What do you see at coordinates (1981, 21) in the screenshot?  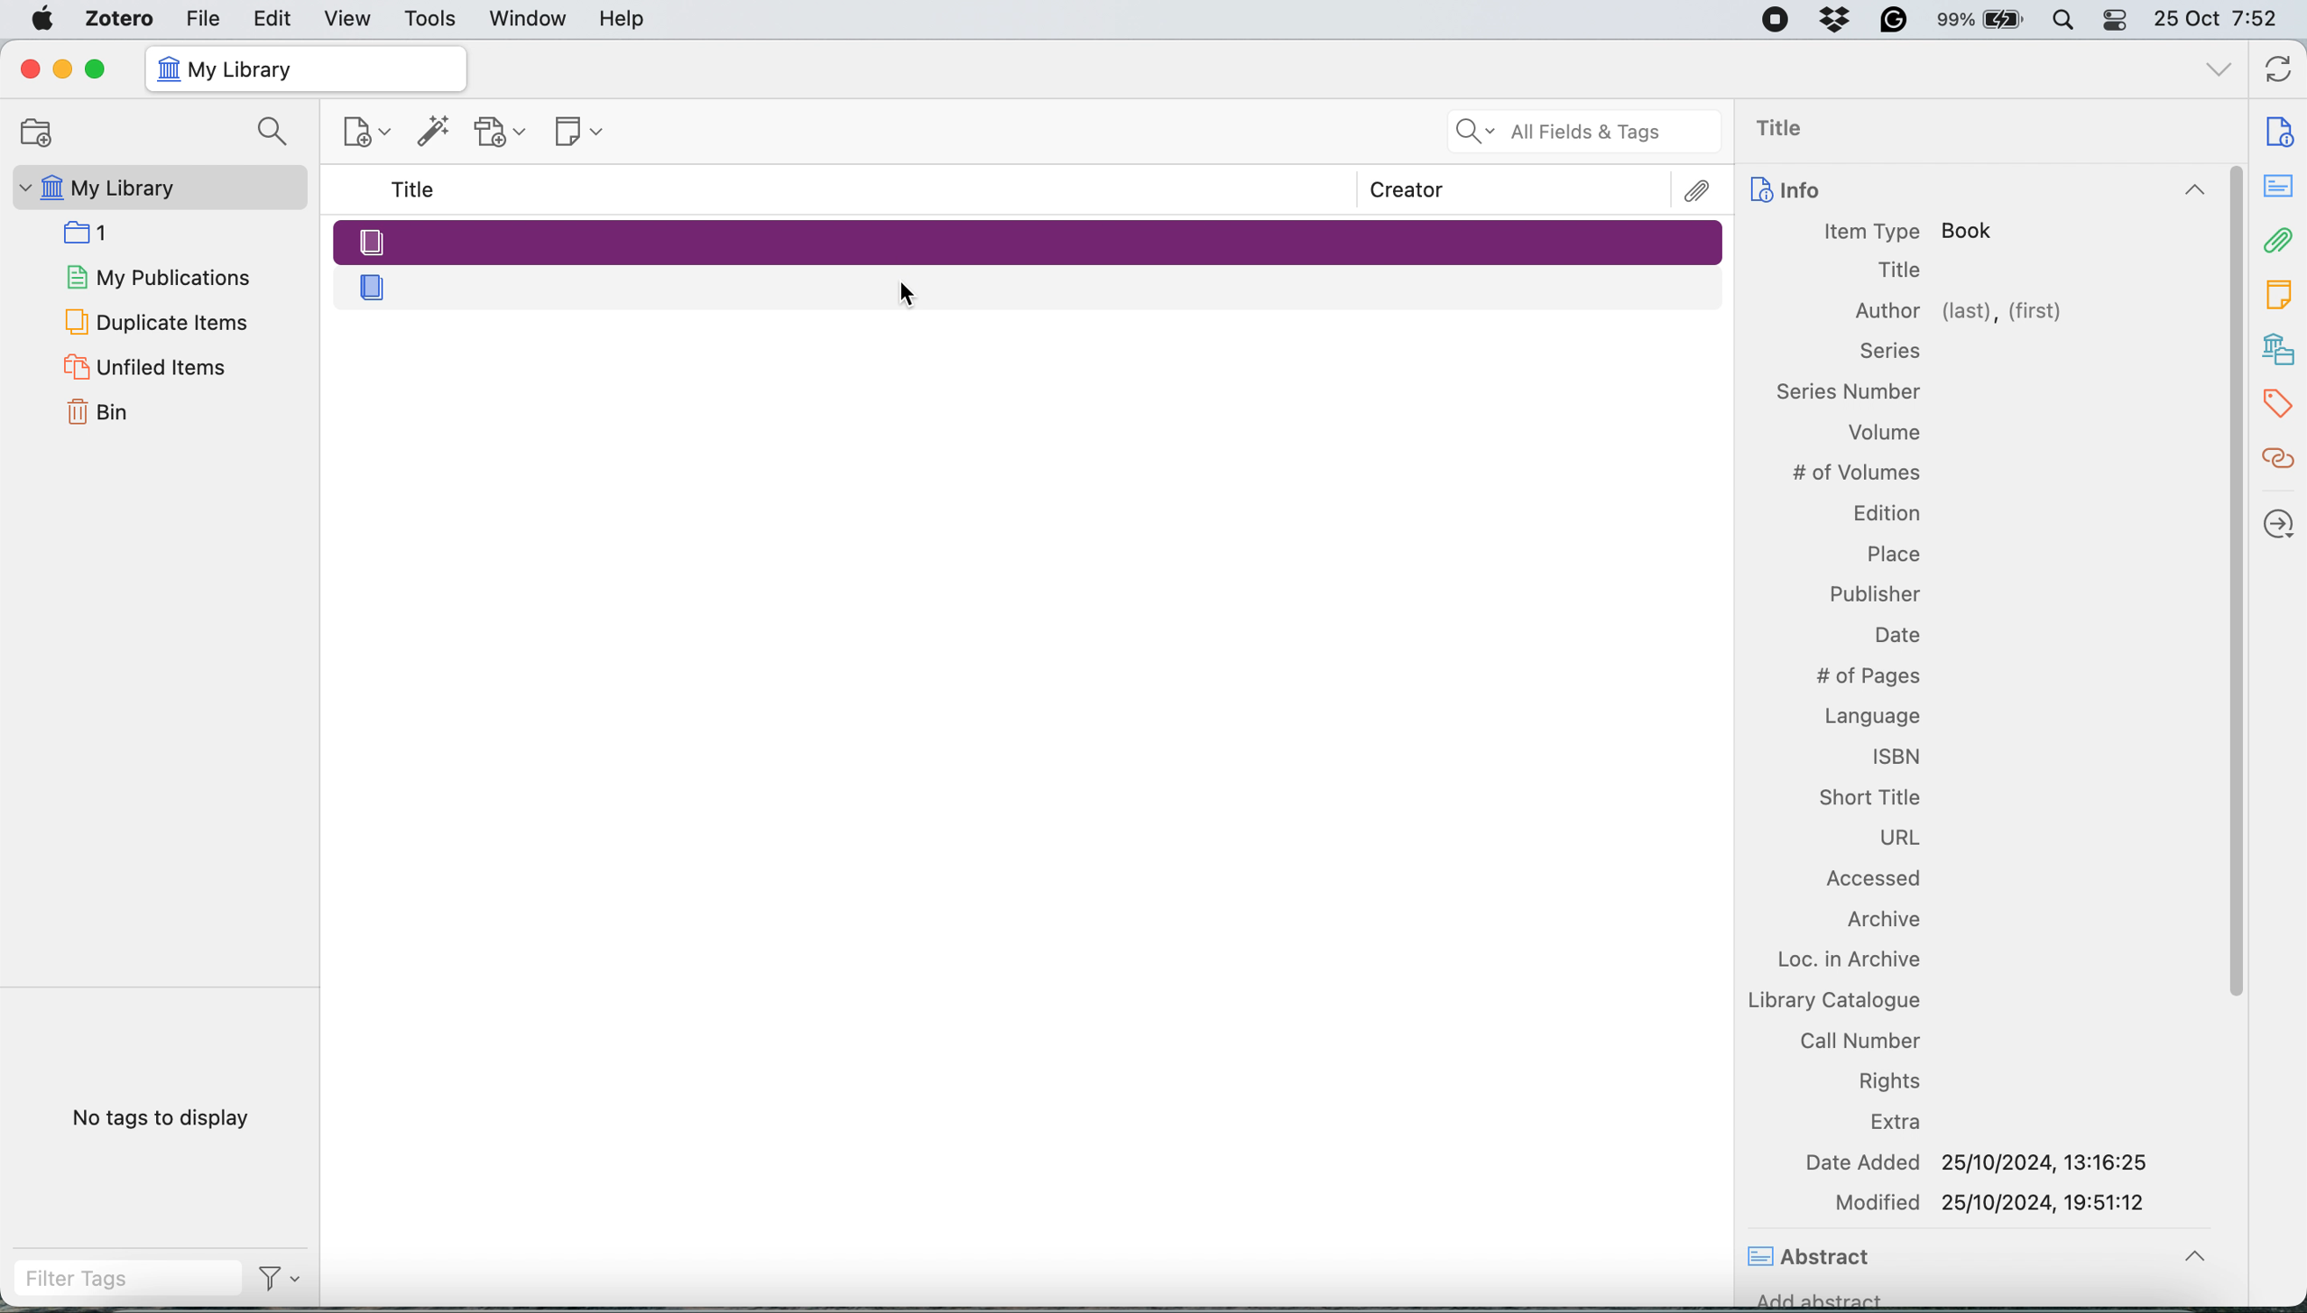 I see `99% Battery` at bounding box center [1981, 21].